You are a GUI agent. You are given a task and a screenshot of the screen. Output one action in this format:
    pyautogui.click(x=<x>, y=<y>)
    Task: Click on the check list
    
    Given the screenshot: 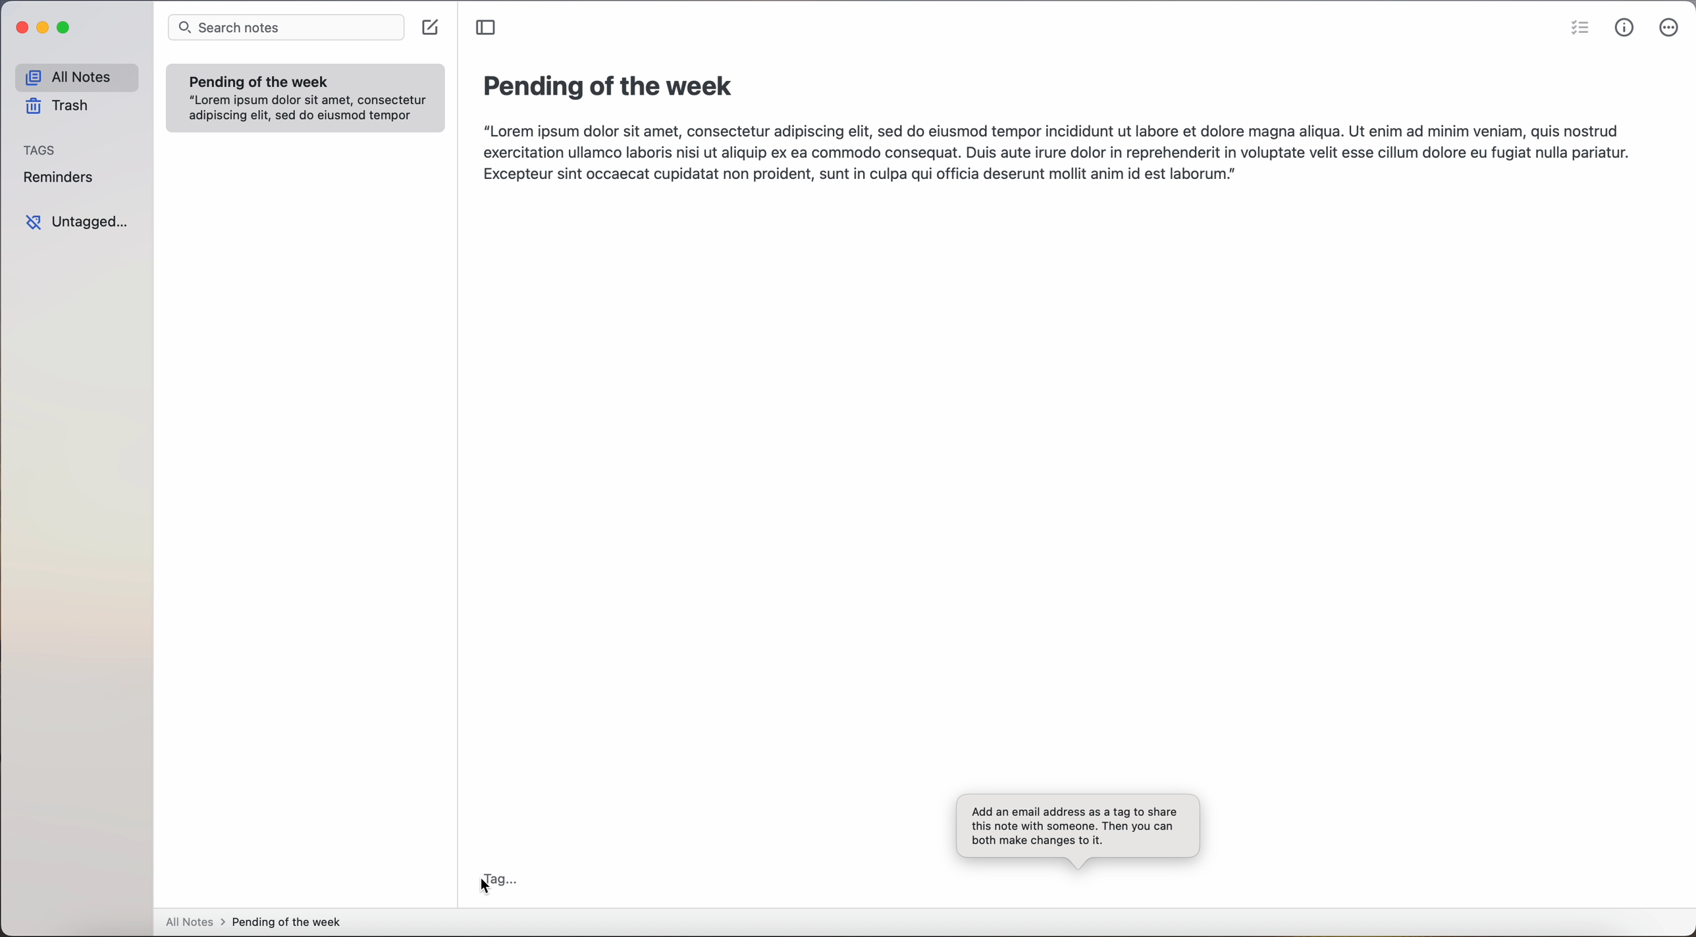 What is the action you would take?
    pyautogui.click(x=1576, y=28)
    